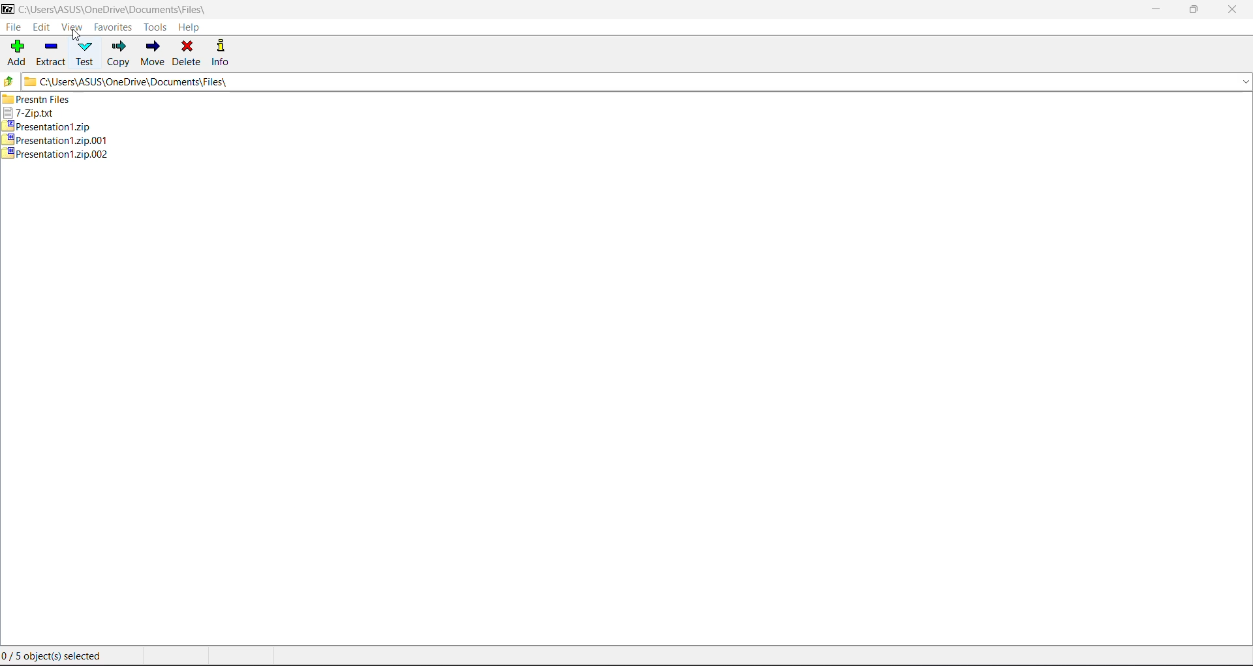 This screenshot has height=666, width=1253. Describe the element at coordinates (155, 27) in the screenshot. I see `Tools` at that location.